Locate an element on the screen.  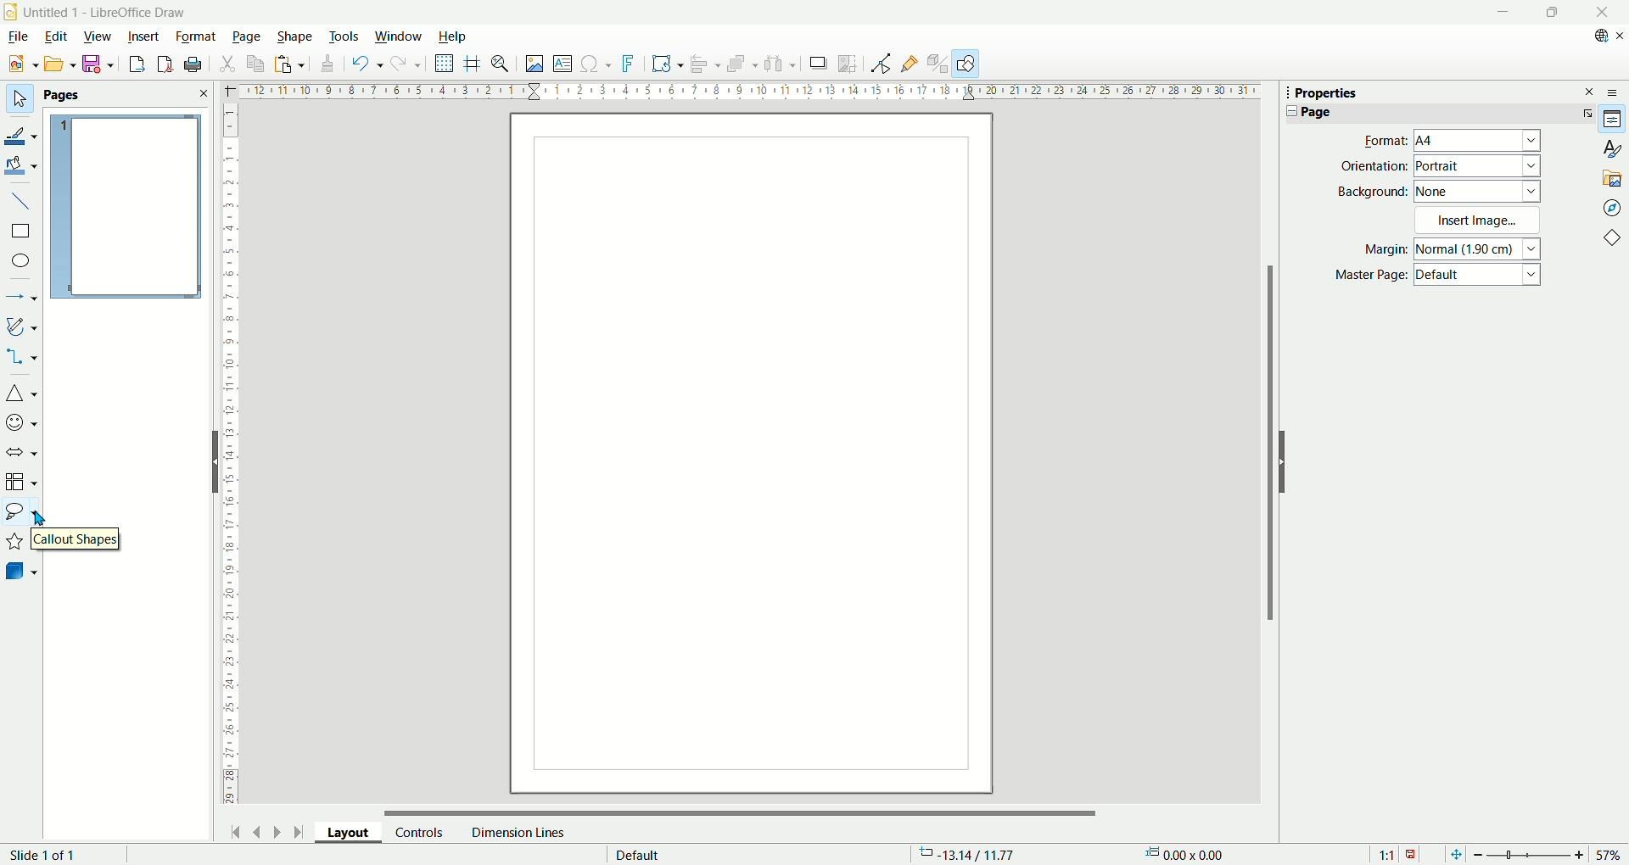
Untitled 1 - LiberOffice Draw is located at coordinates (105, 10).